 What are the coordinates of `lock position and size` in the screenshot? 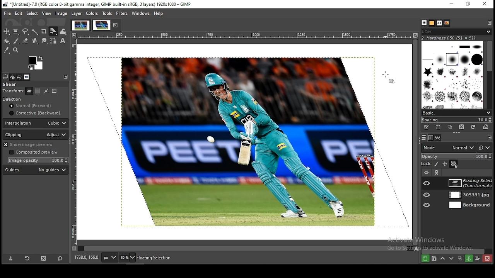 It's located at (446, 164).